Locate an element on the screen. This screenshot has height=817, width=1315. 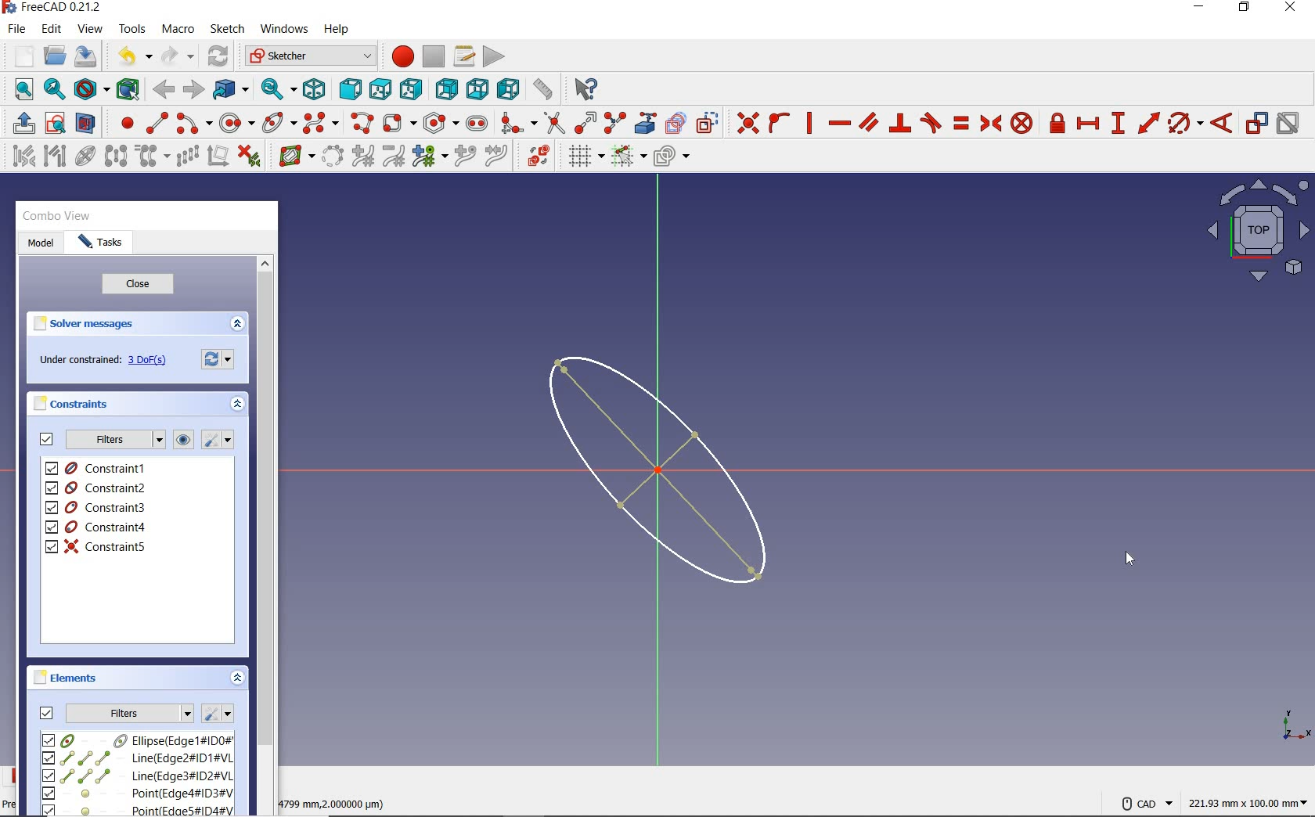
modify knot multiplicity is located at coordinates (429, 155).